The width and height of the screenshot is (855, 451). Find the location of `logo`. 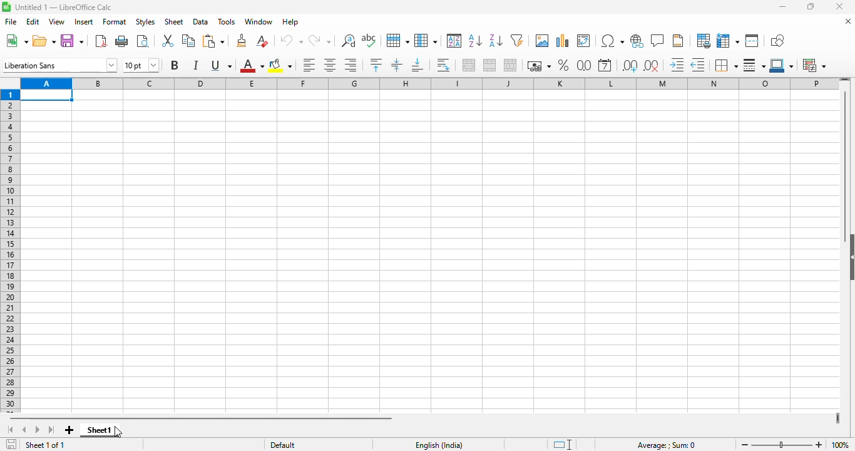

logo is located at coordinates (6, 8).